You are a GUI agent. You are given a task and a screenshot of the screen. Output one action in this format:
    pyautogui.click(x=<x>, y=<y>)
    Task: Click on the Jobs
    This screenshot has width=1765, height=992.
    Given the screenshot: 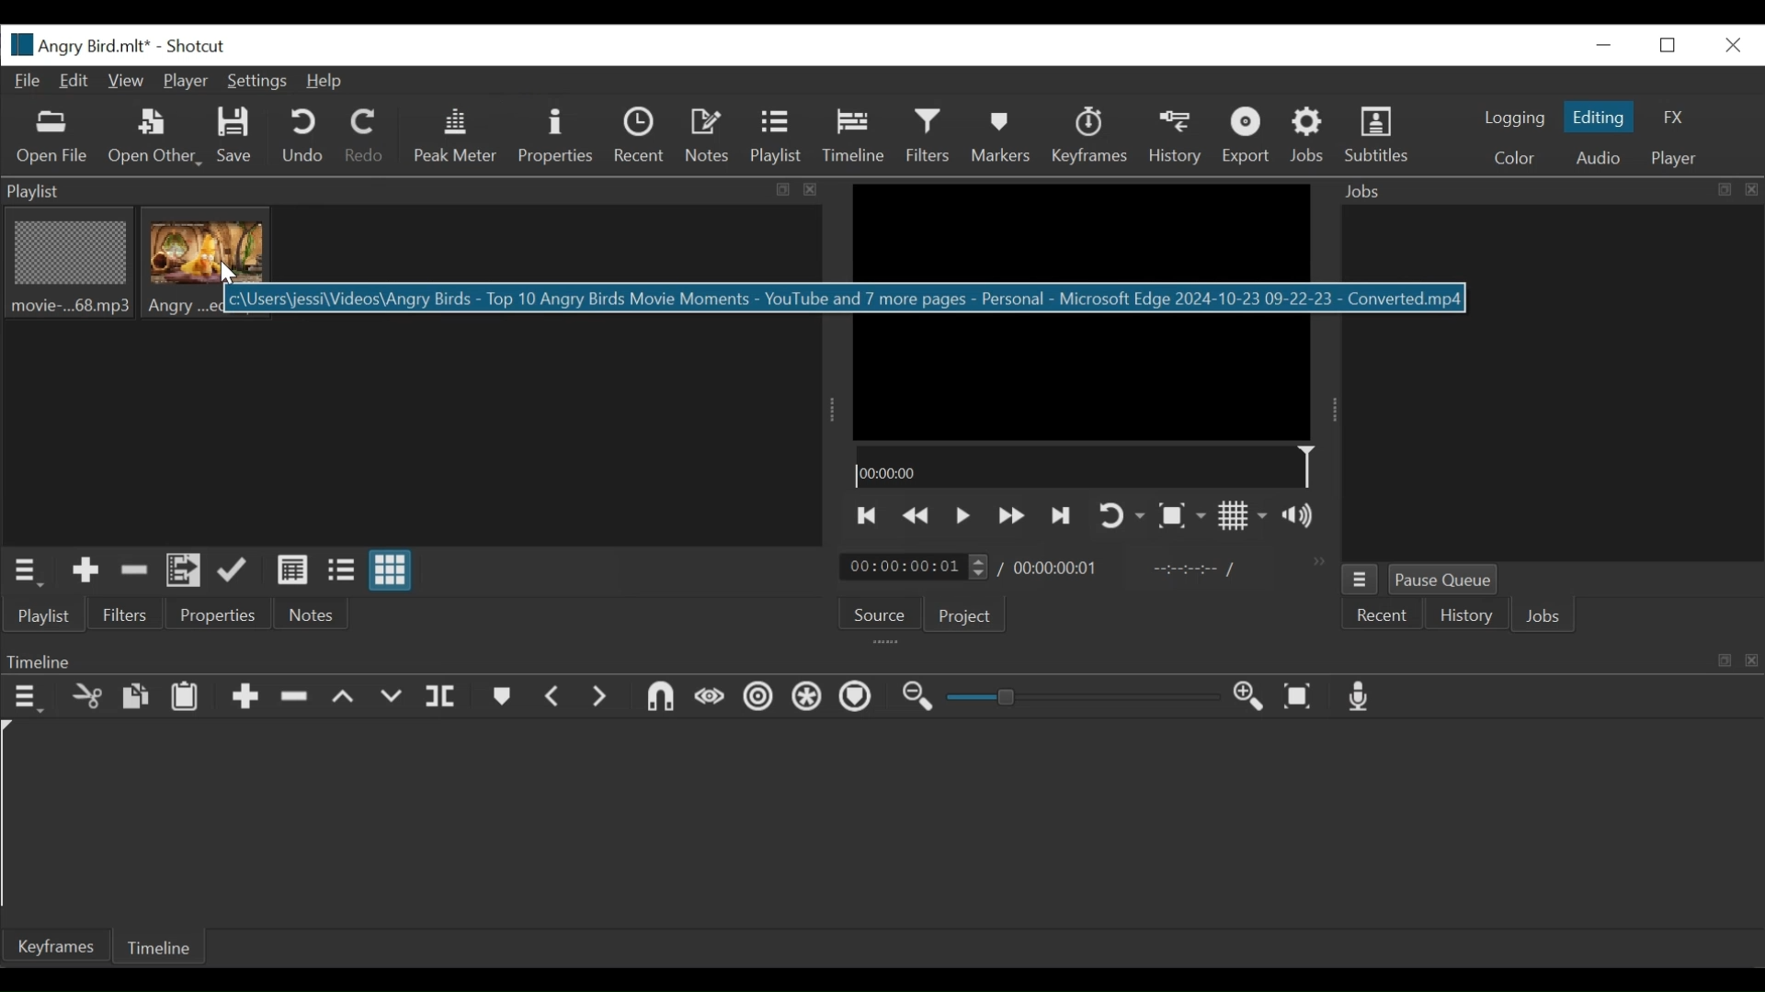 What is the action you would take?
    pyautogui.click(x=1310, y=136)
    